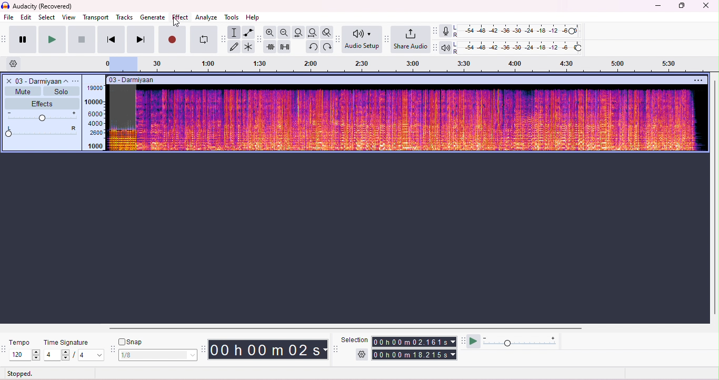 The width and height of the screenshot is (719, 380). I want to click on multi, so click(249, 47).